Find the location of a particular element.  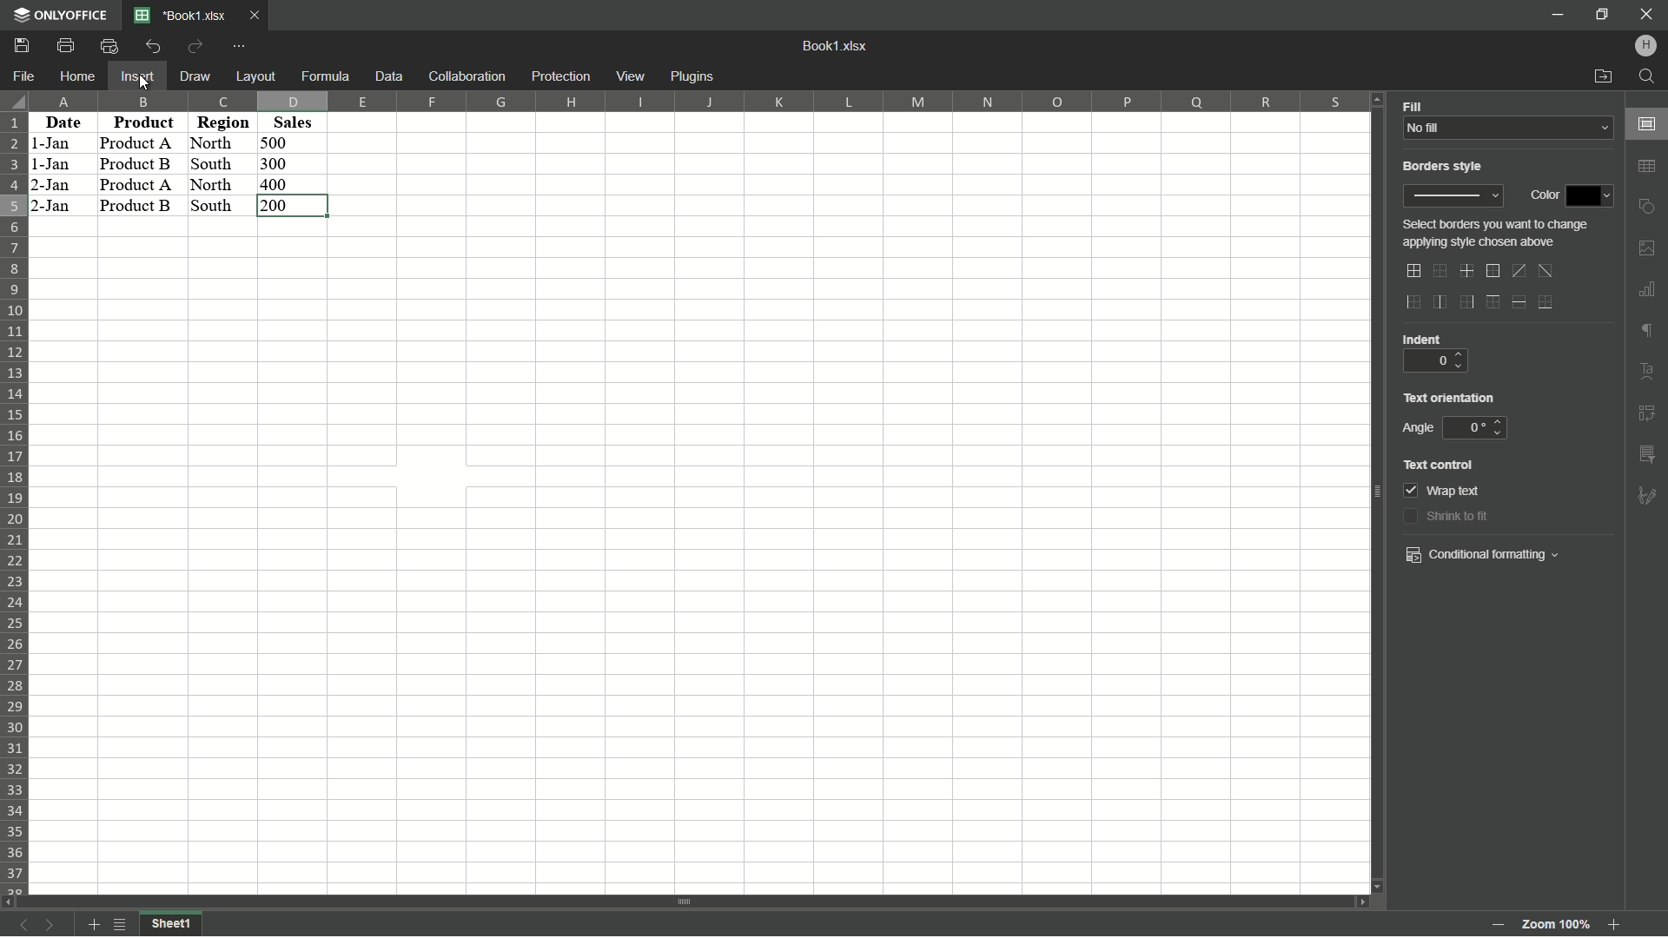

outer border only is located at coordinates (1493, 272).